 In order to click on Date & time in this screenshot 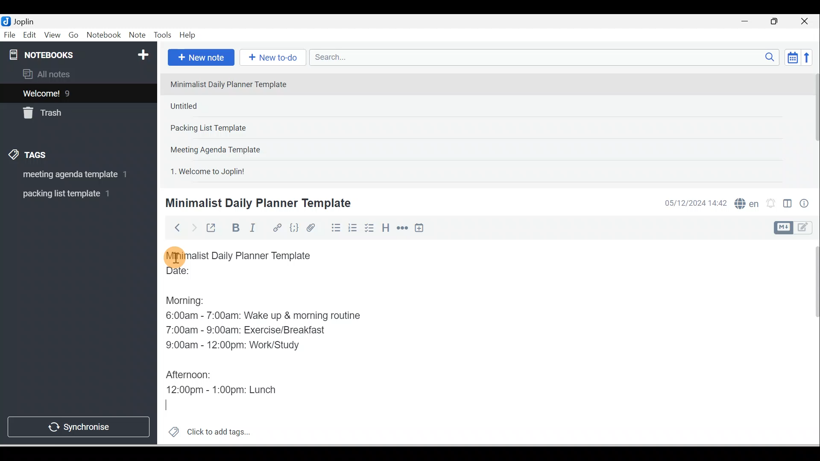, I will do `click(694, 203)`.